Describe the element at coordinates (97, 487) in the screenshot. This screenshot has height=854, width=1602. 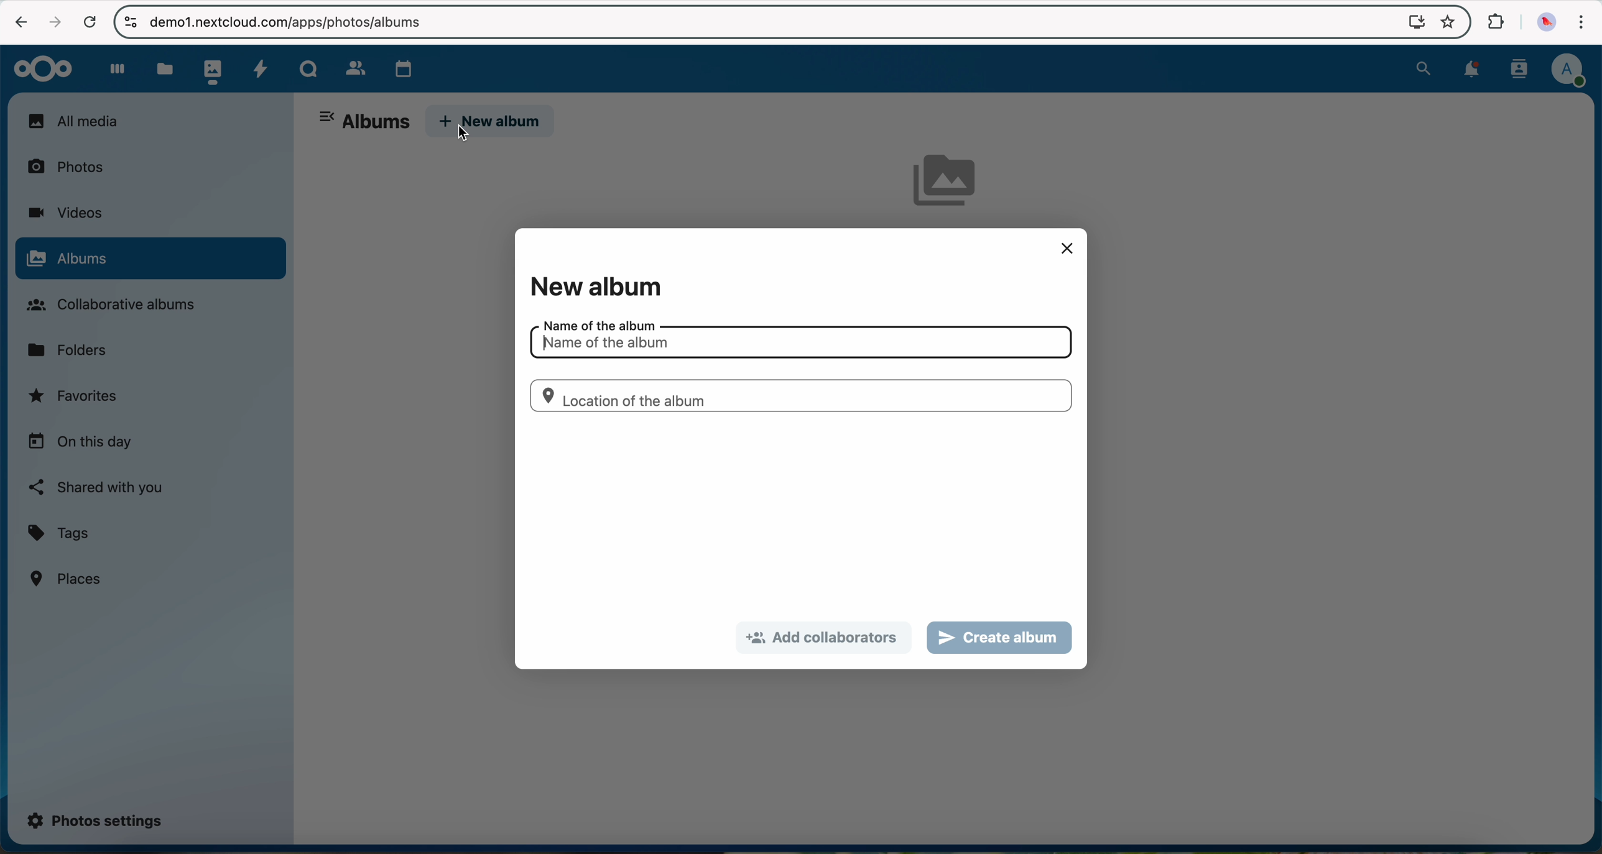
I see `shared with you` at that location.